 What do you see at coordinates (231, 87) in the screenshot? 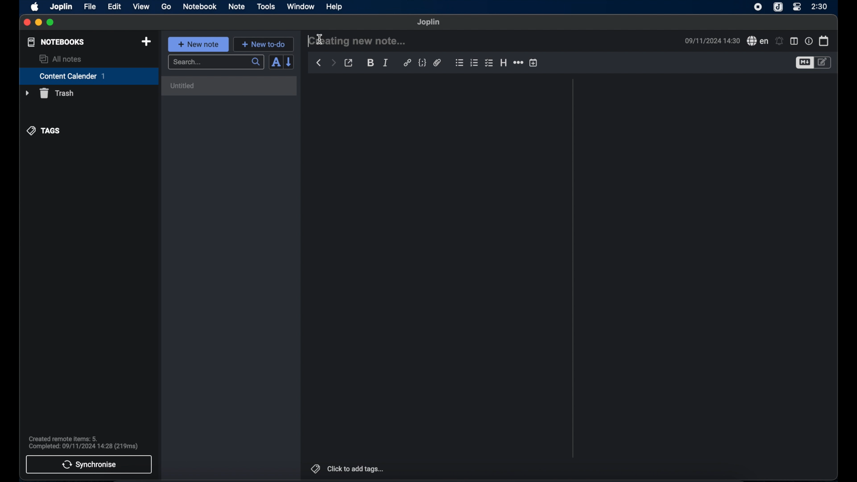
I see `untitled` at bounding box center [231, 87].